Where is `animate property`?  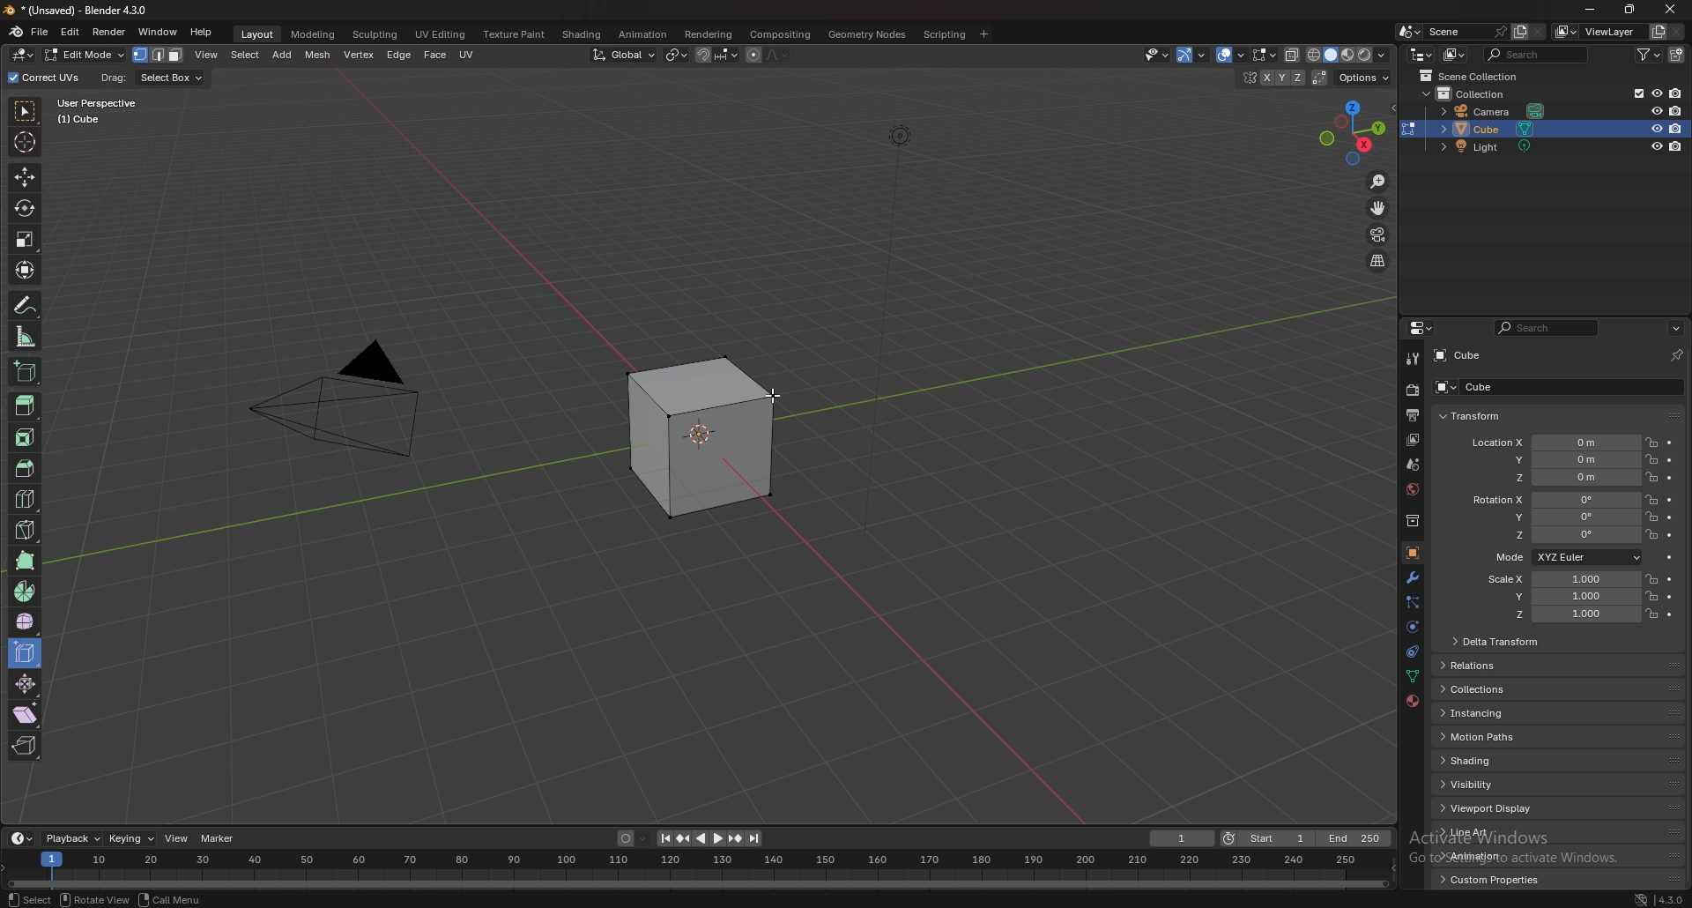 animate property is located at coordinates (1669, 478).